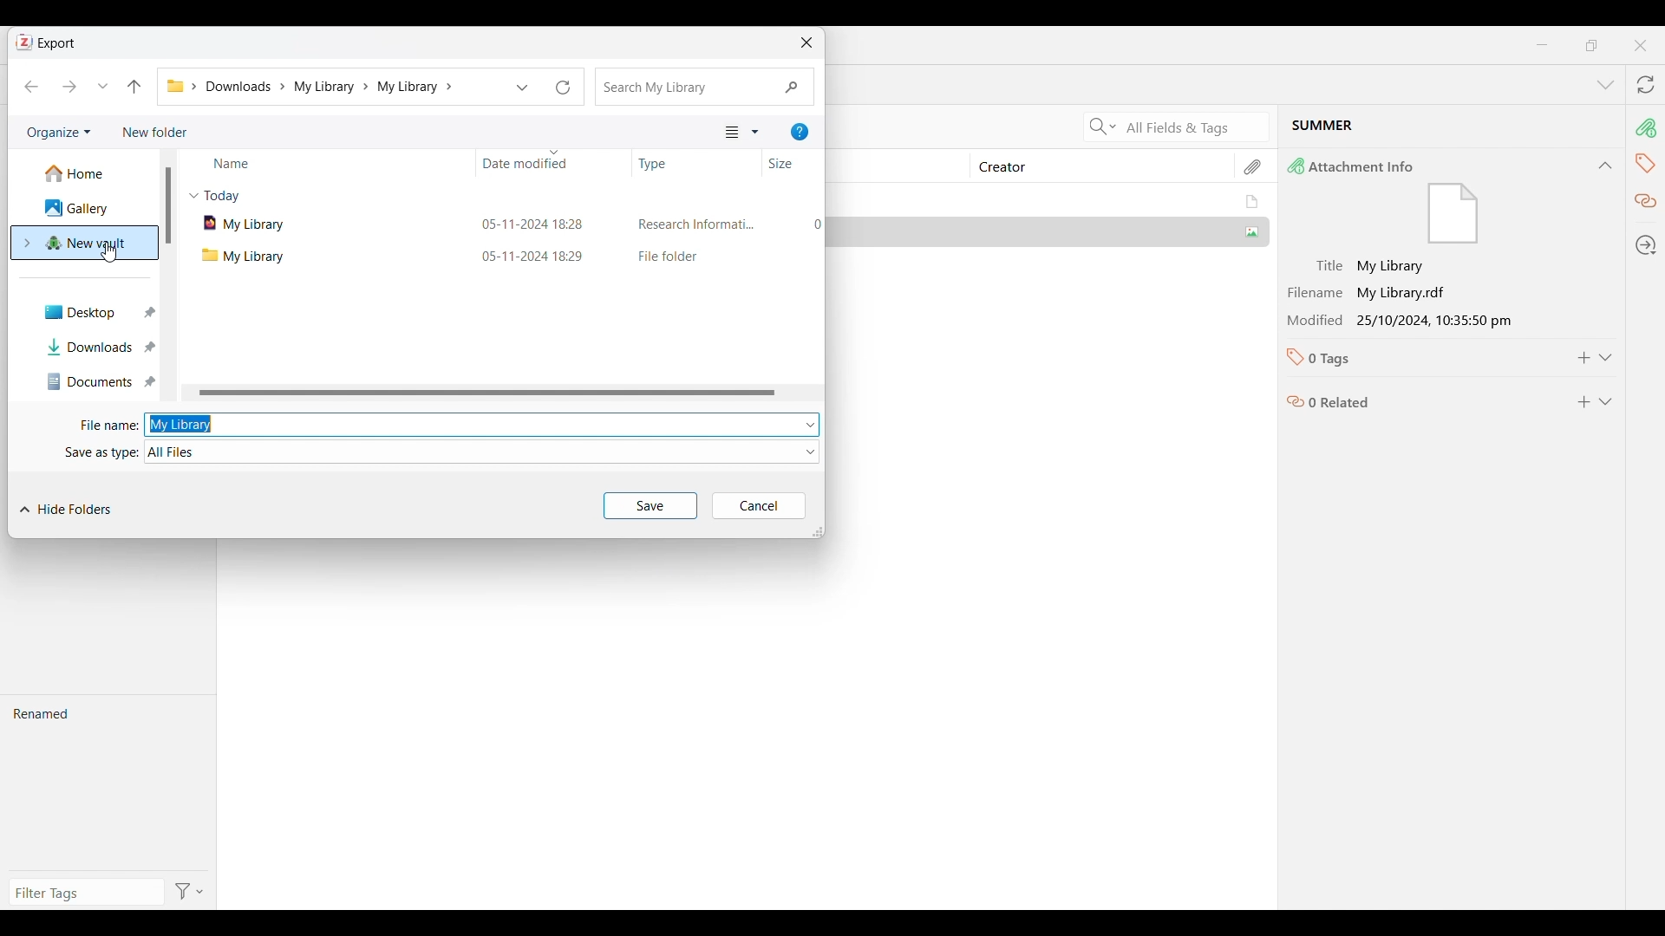 This screenshot has width=1665, height=936. What do you see at coordinates (248, 86) in the screenshot?
I see `Downloads` at bounding box center [248, 86].